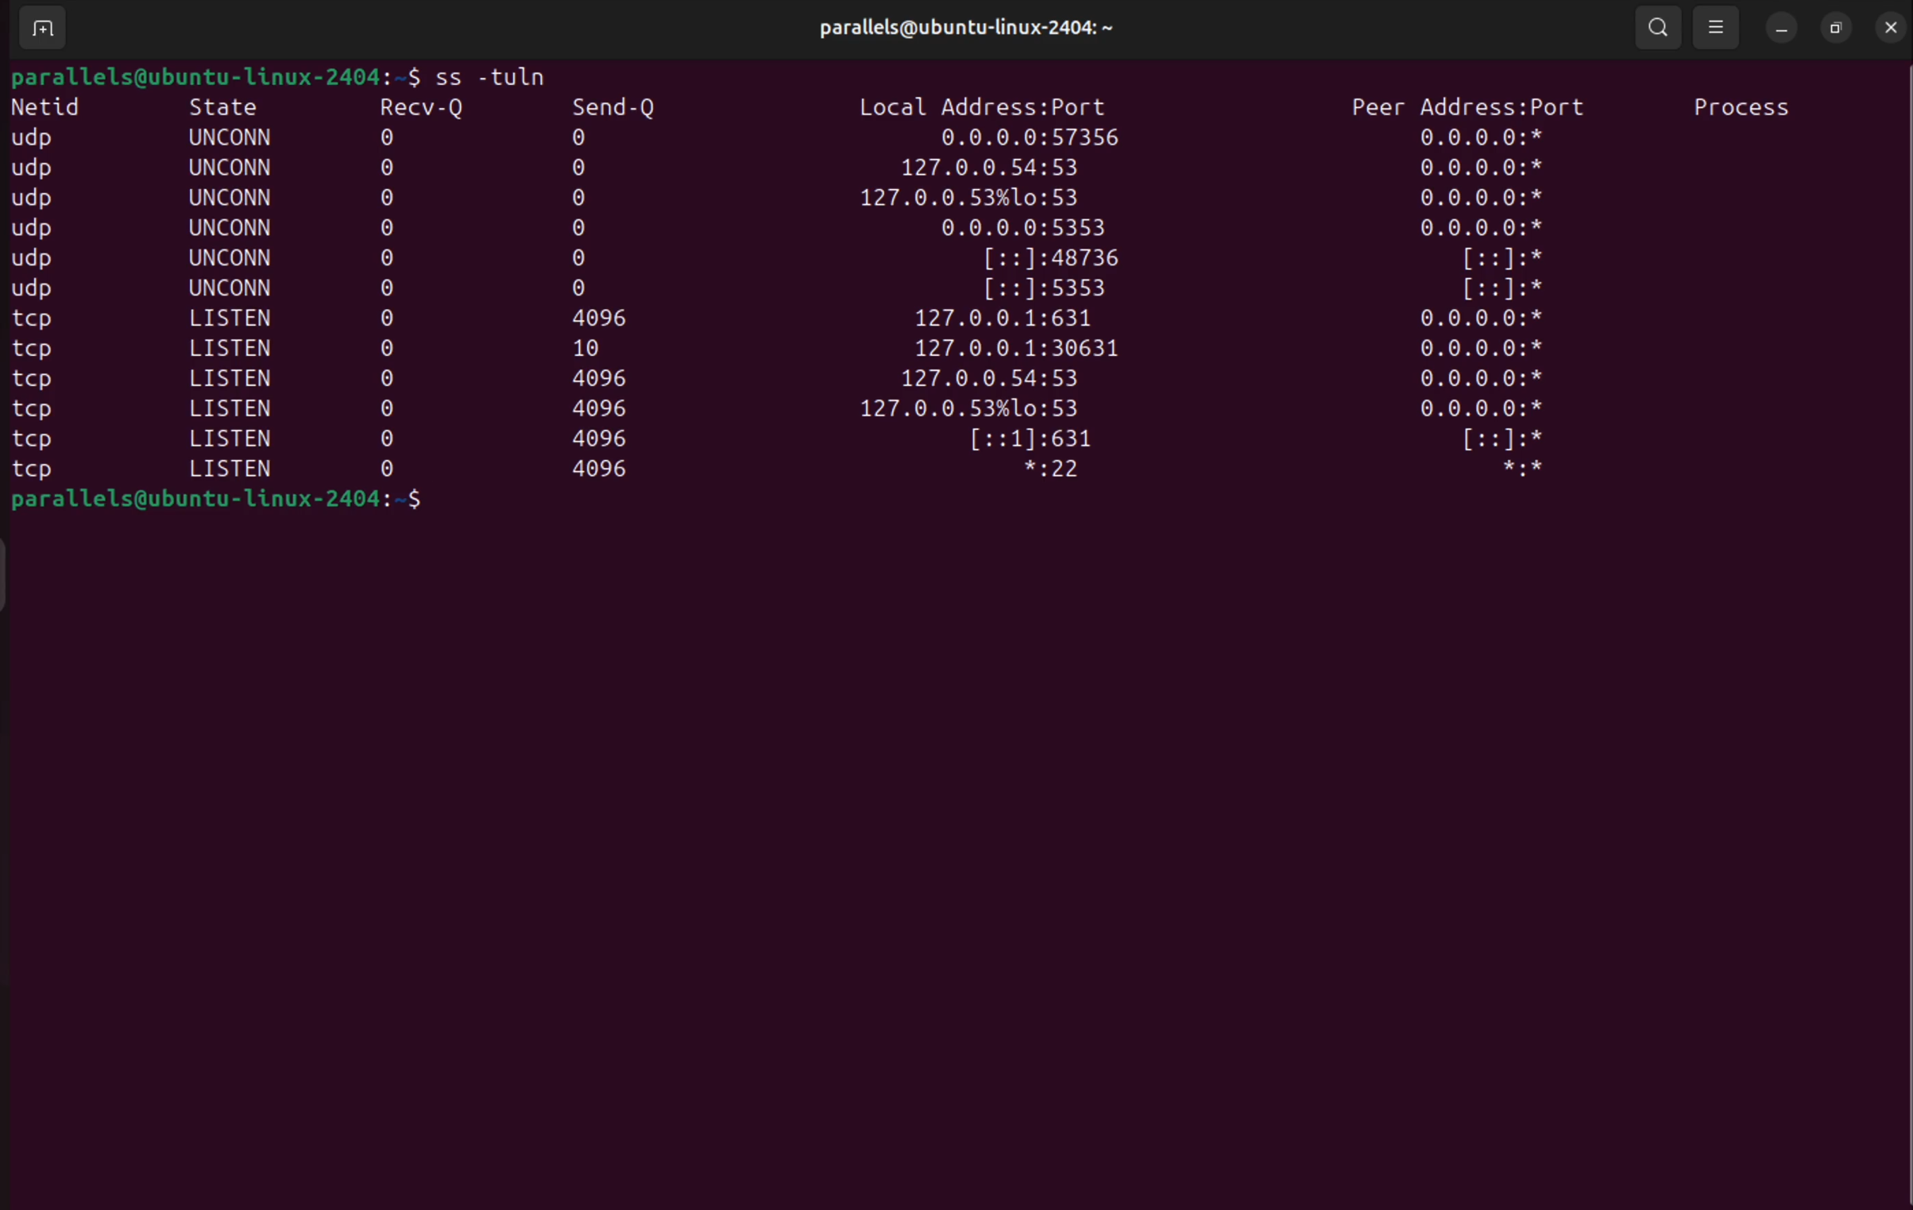 The image size is (1913, 1210). Describe the element at coordinates (1488, 441) in the screenshot. I see `*` at that location.